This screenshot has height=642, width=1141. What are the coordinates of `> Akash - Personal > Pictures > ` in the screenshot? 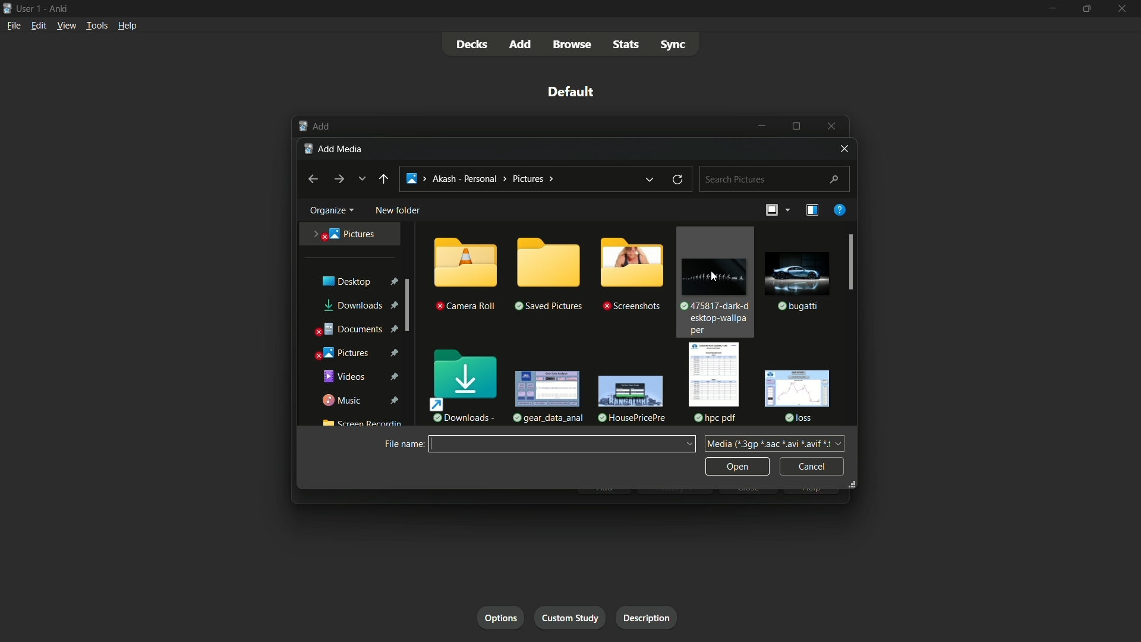 It's located at (480, 179).